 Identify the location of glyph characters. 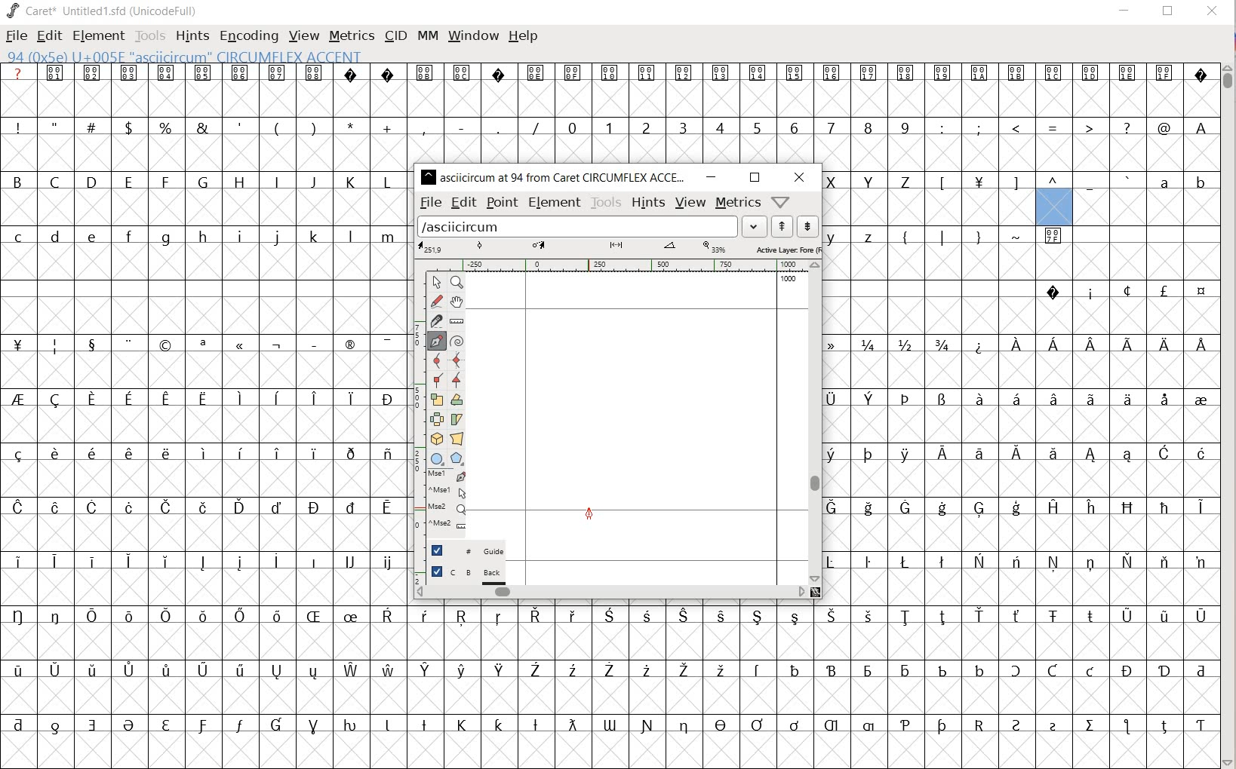
(1021, 415).